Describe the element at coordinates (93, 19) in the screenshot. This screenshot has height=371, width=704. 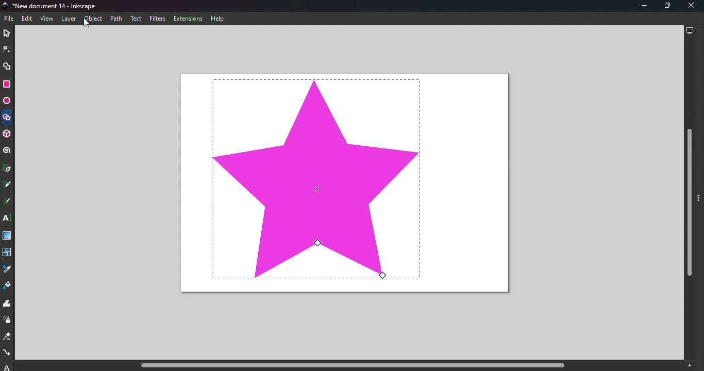
I see `Object` at that location.